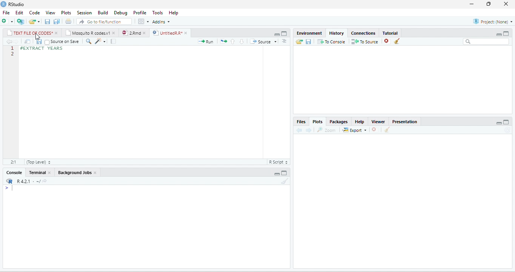 The height and width of the screenshot is (272, 515). What do you see at coordinates (100, 41) in the screenshot?
I see `code tools` at bounding box center [100, 41].